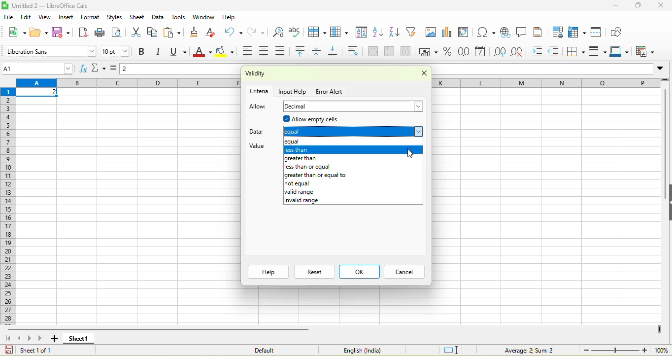 The height and width of the screenshot is (356, 672). Describe the element at coordinates (63, 33) in the screenshot. I see `save` at that location.